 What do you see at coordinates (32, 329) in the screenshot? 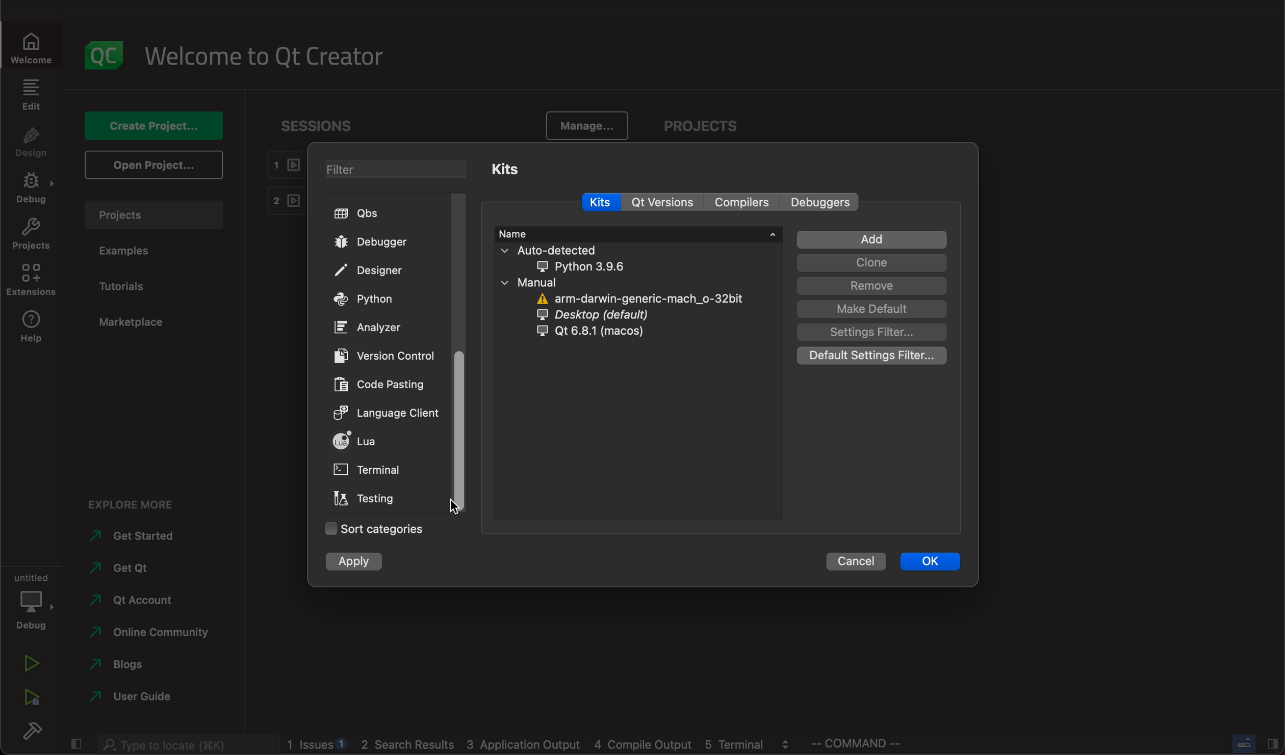
I see `help` at bounding box center [32, 329].